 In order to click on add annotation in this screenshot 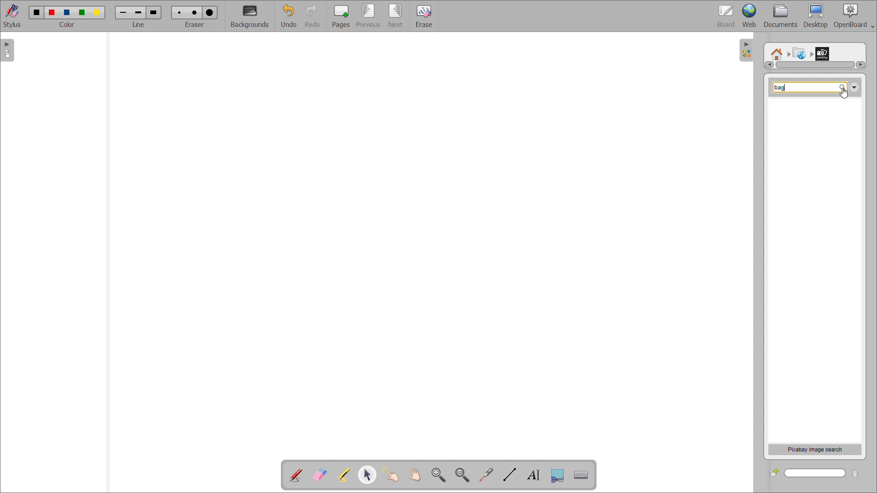, I will do `click(296, 475)`.